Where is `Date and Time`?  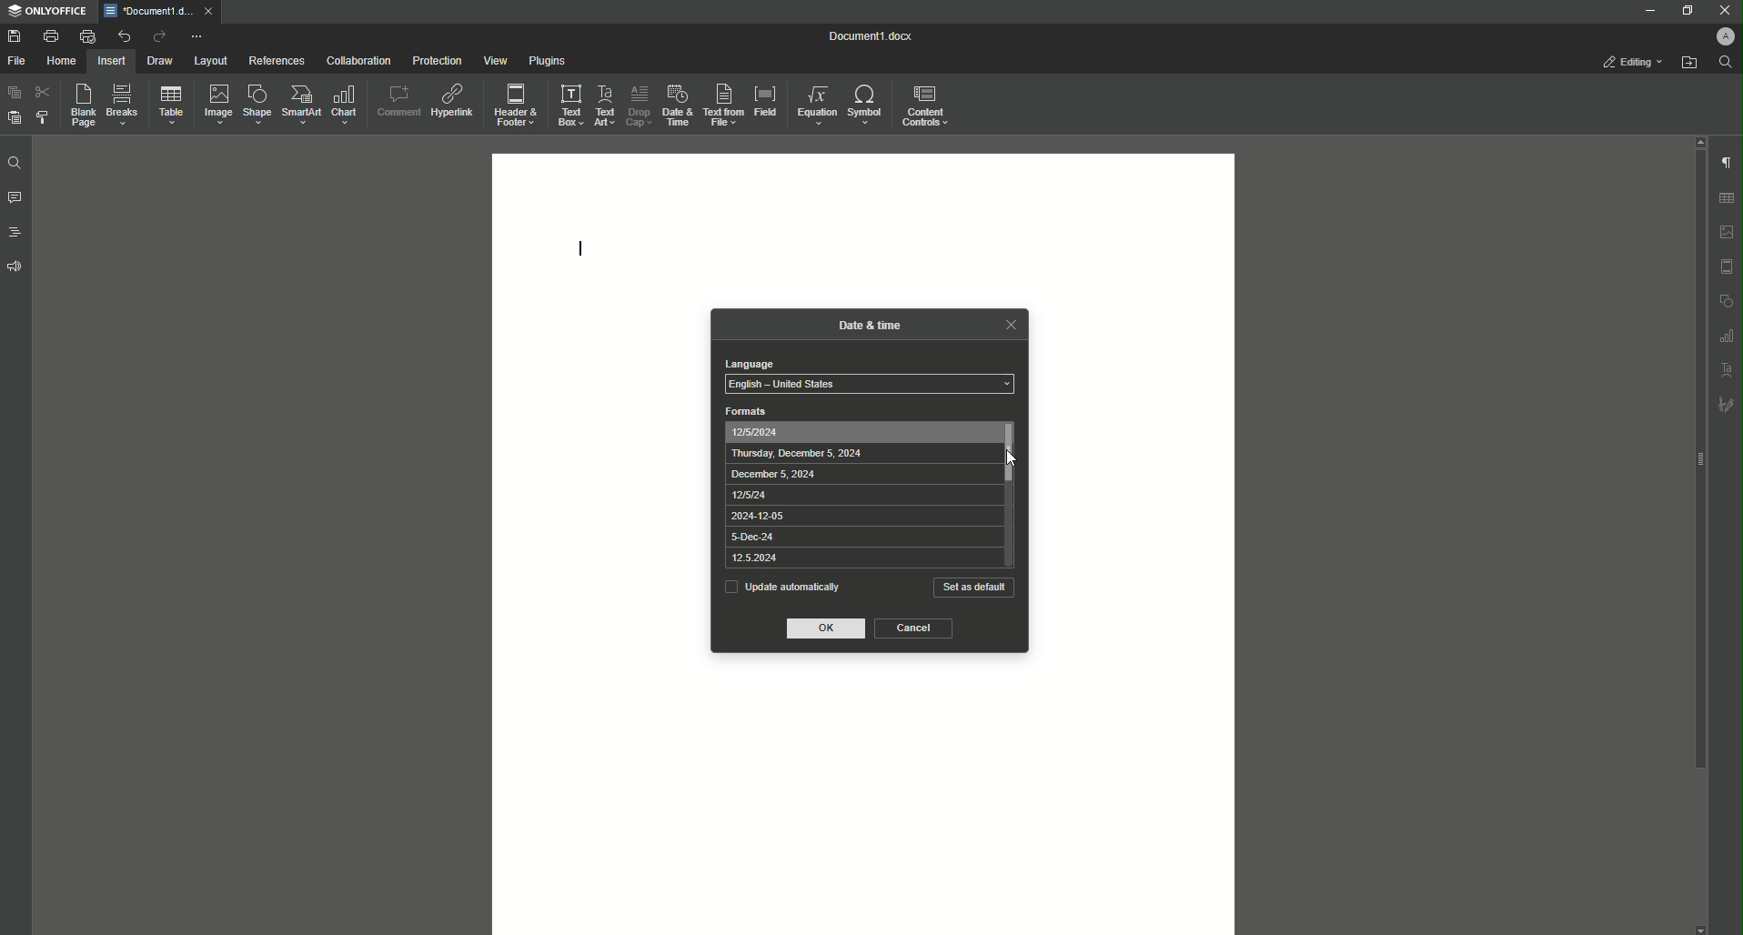
Date and Time is located at coordinates (675, 104).